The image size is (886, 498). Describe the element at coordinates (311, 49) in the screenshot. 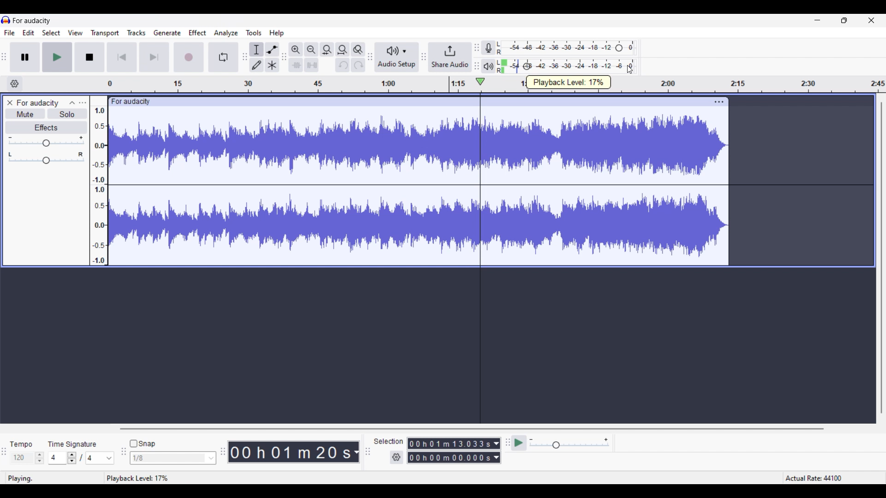

I see `Zoom out` at that location.